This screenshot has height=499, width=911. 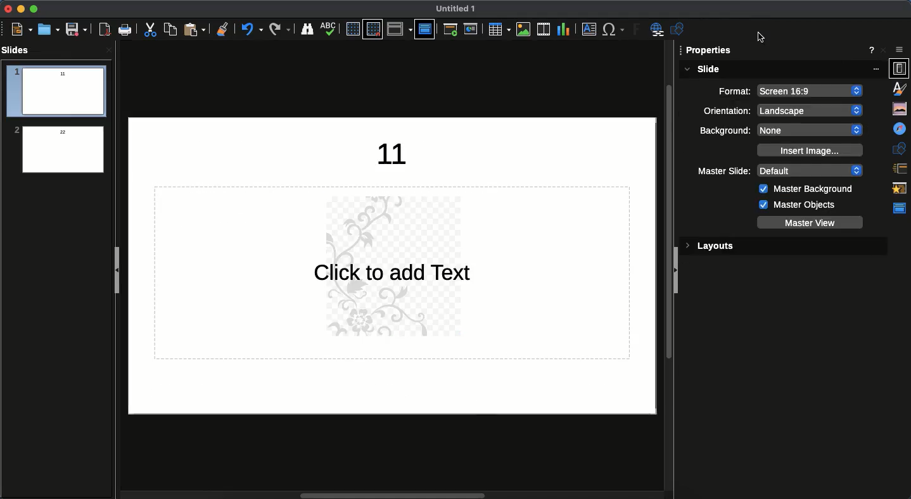 I want to click on Table, so click(x=498, y=29).